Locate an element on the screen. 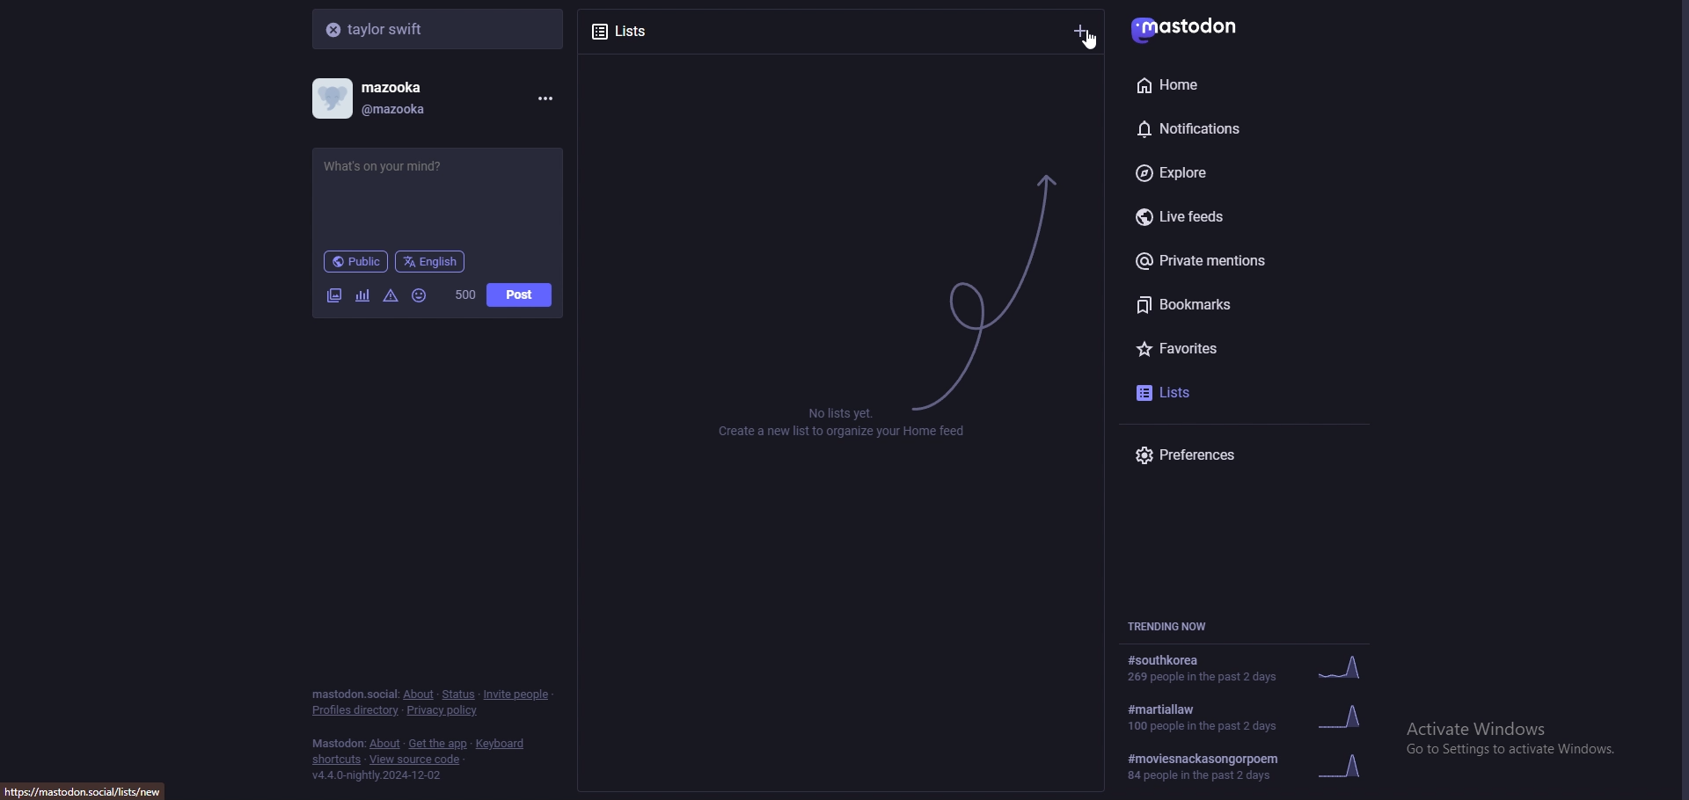 The width and height of the screenshot is (1689, 800). language is located at coordinates (431, 260).